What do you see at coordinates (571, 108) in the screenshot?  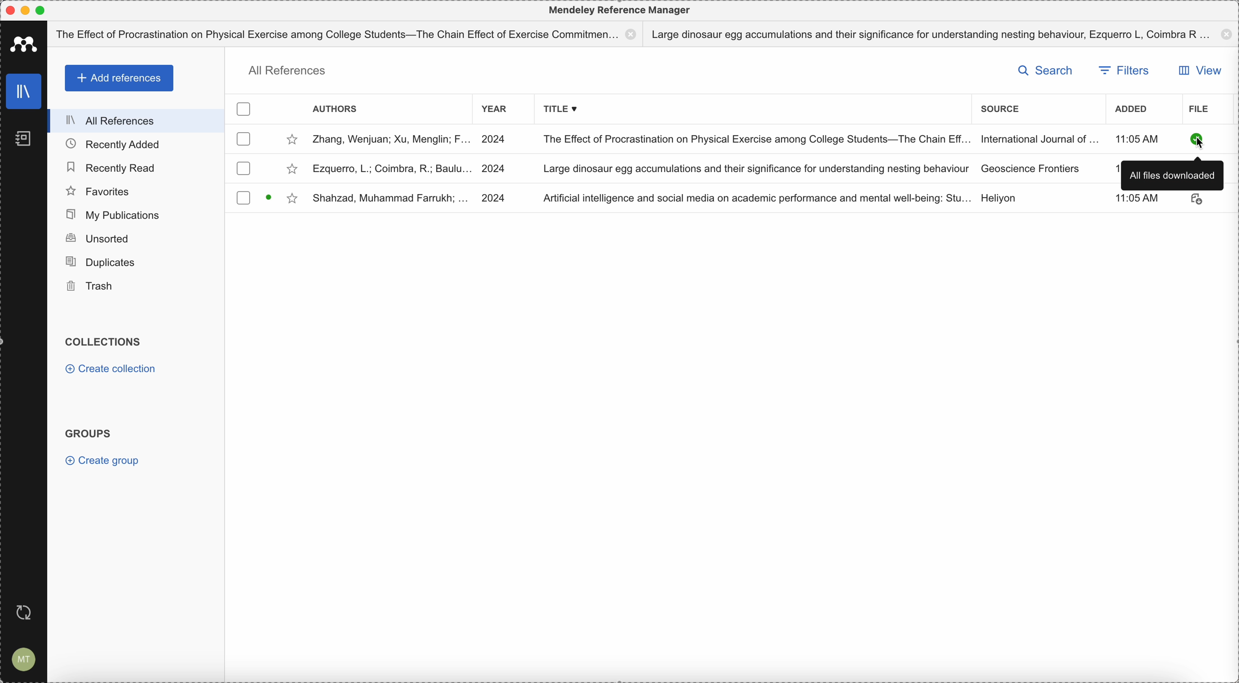 I see `title` at bounding box center [571, 108].